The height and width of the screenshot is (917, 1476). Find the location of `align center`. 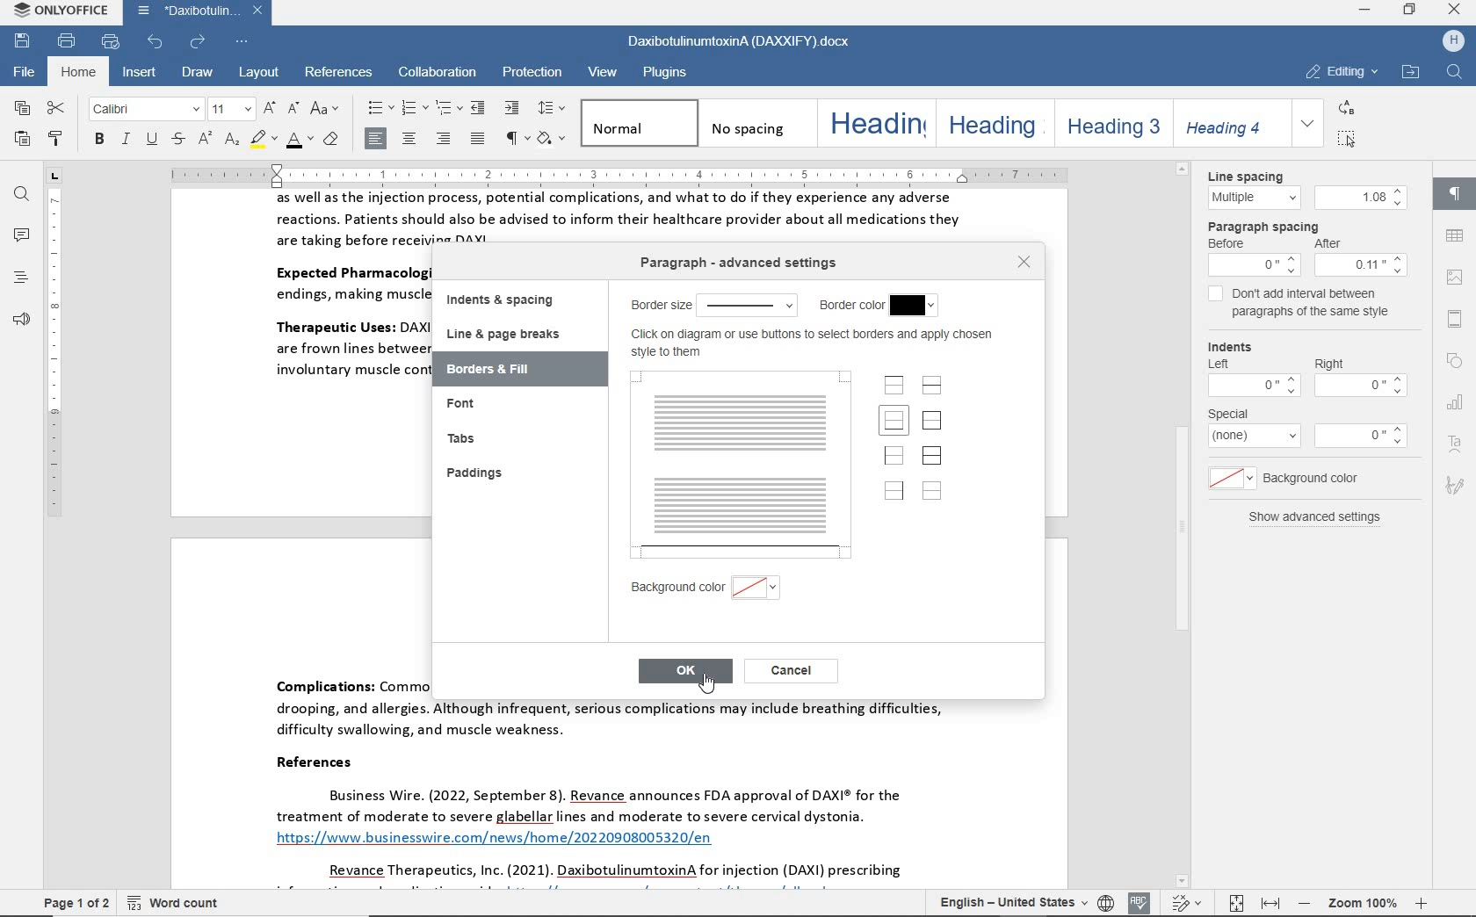

align center is located at coordinates (410, 138).